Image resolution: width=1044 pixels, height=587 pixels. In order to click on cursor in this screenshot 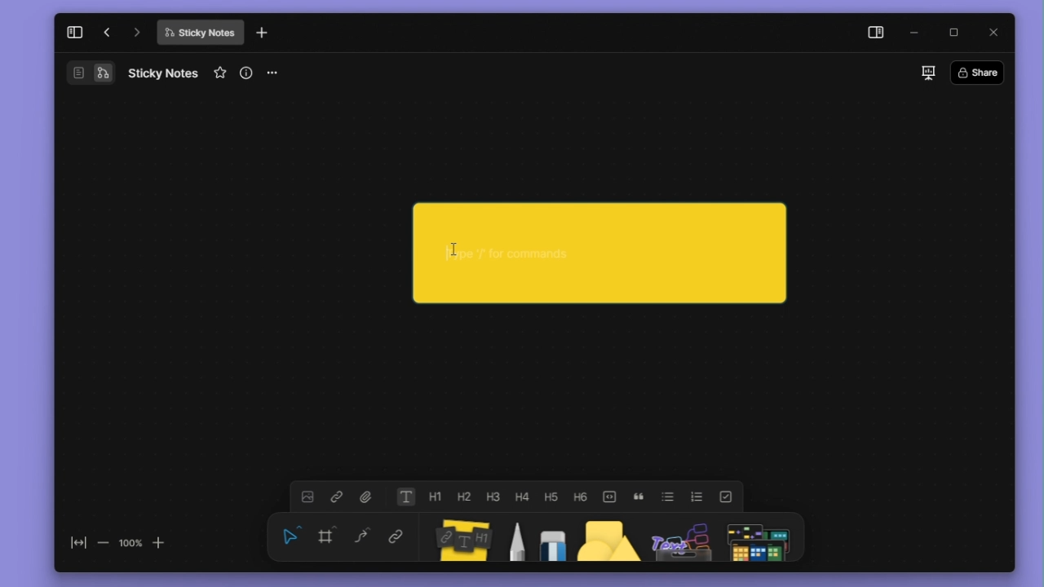, I will do `click(454, 250)`.